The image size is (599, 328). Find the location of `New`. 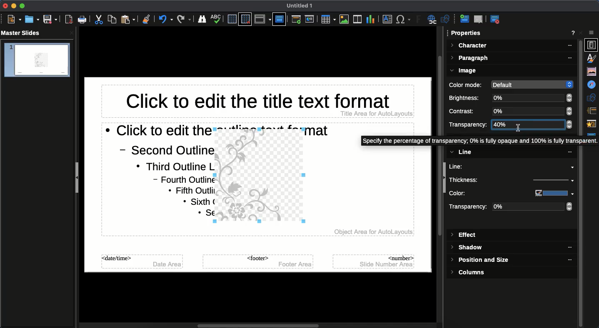

New is located at coordinates (14, 20).